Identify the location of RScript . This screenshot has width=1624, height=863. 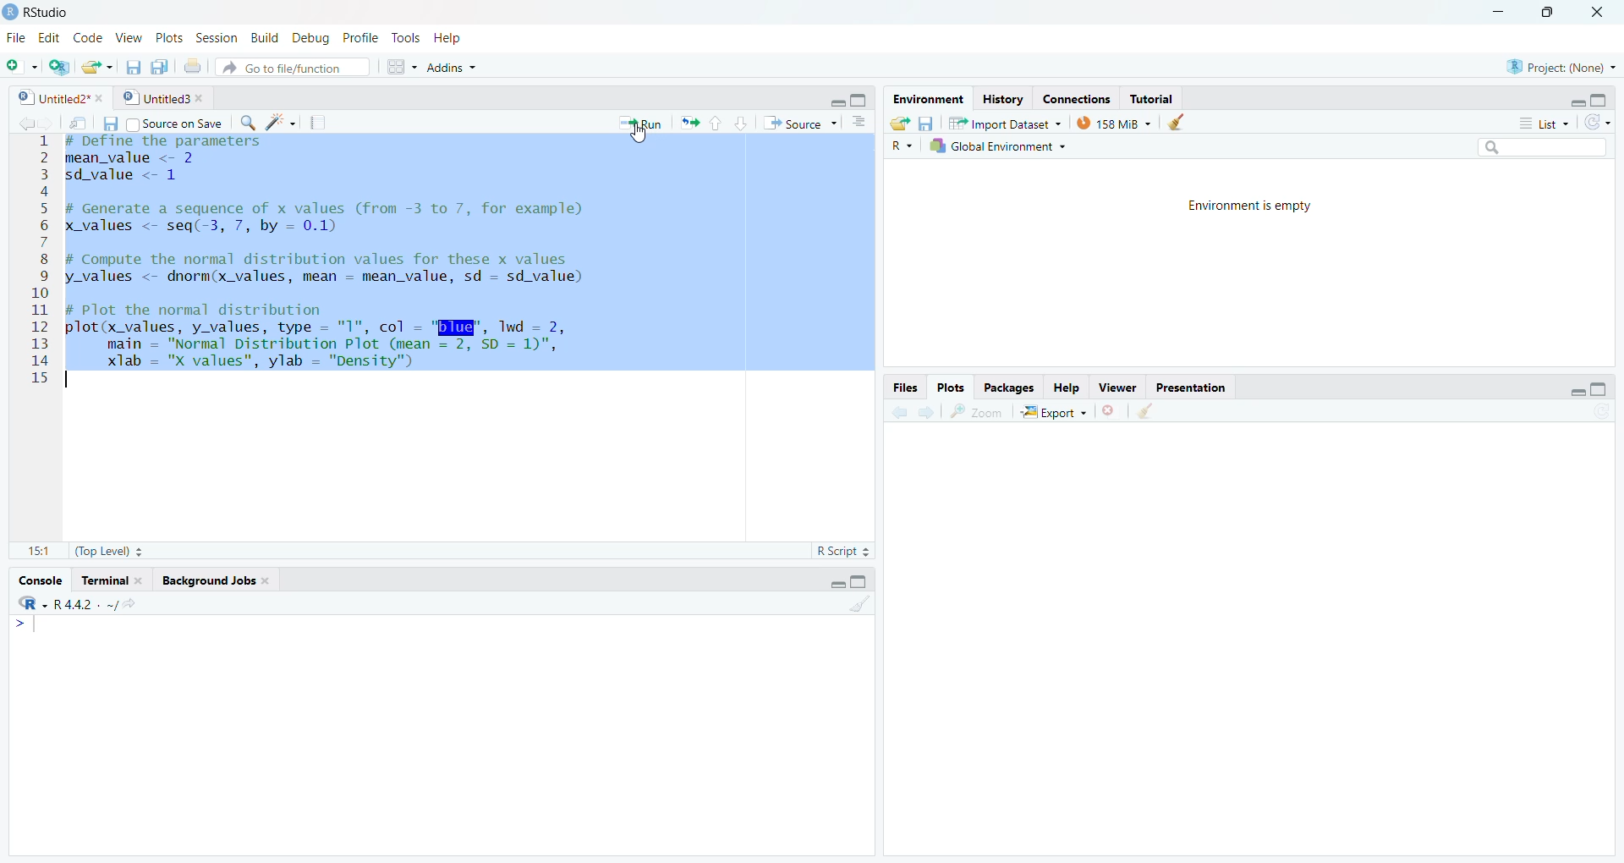
(841, 548).